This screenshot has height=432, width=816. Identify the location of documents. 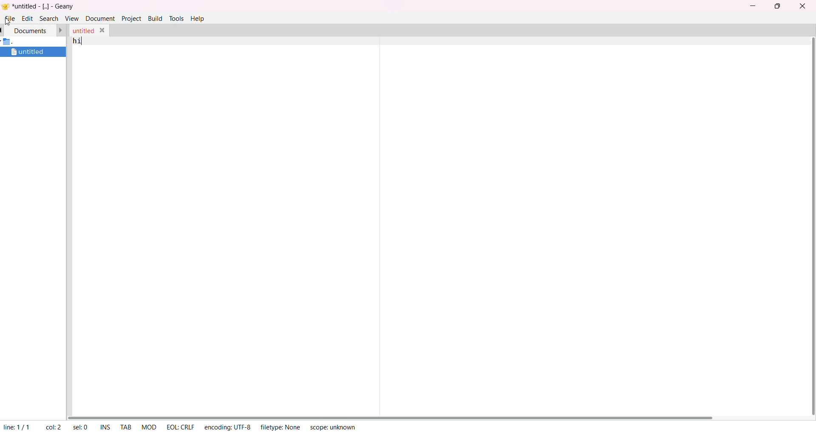
(31, 30).